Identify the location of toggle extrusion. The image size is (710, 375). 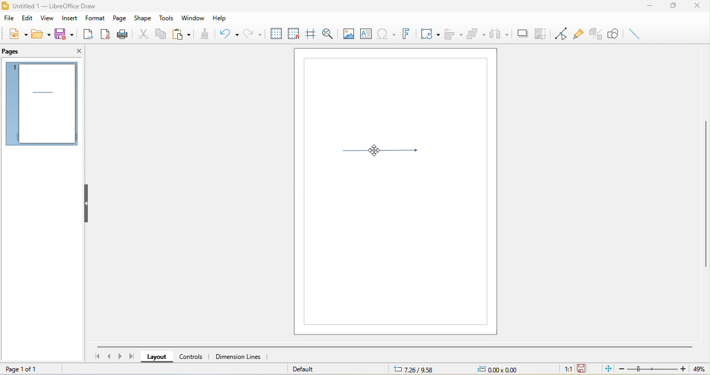
(596, 34).